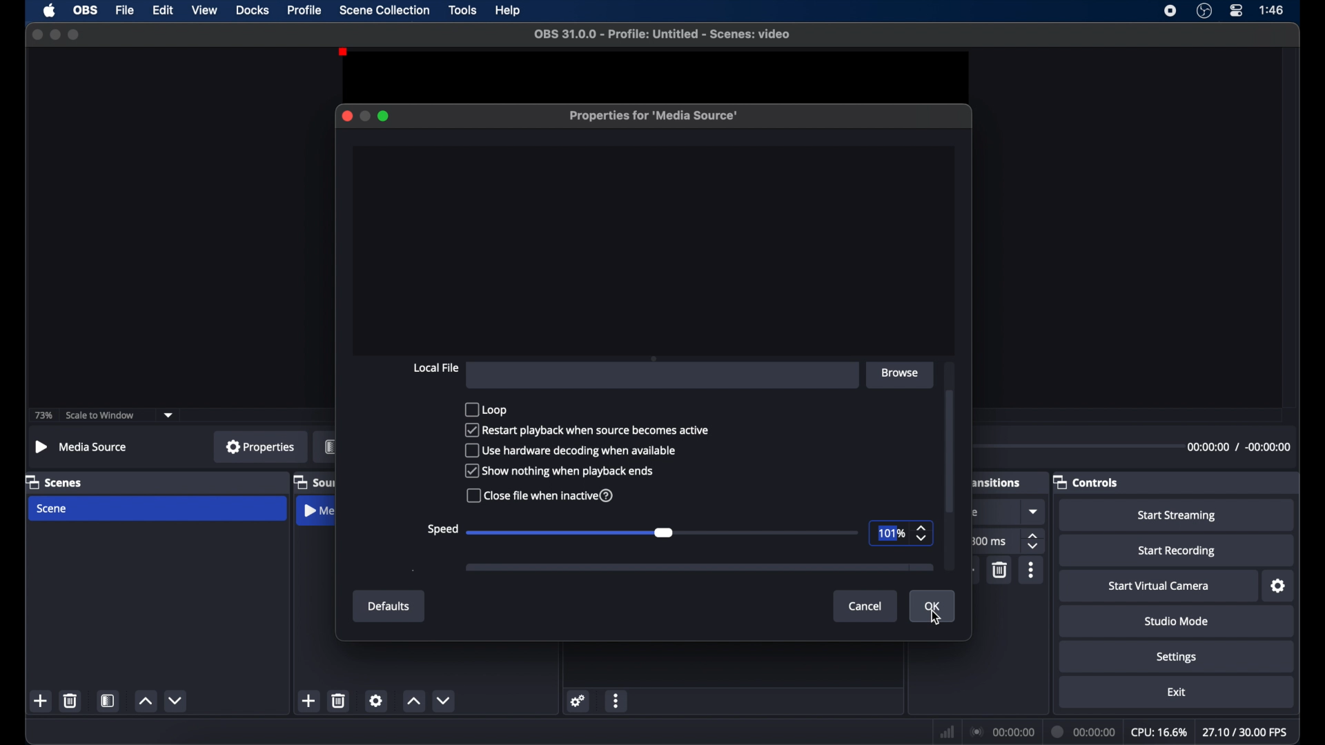 The height and width of the screenshot is (745, 1325). What do you see at coordinates (339, 700) in the screenshot?
I see `delete` at bounding box center [339, 700].